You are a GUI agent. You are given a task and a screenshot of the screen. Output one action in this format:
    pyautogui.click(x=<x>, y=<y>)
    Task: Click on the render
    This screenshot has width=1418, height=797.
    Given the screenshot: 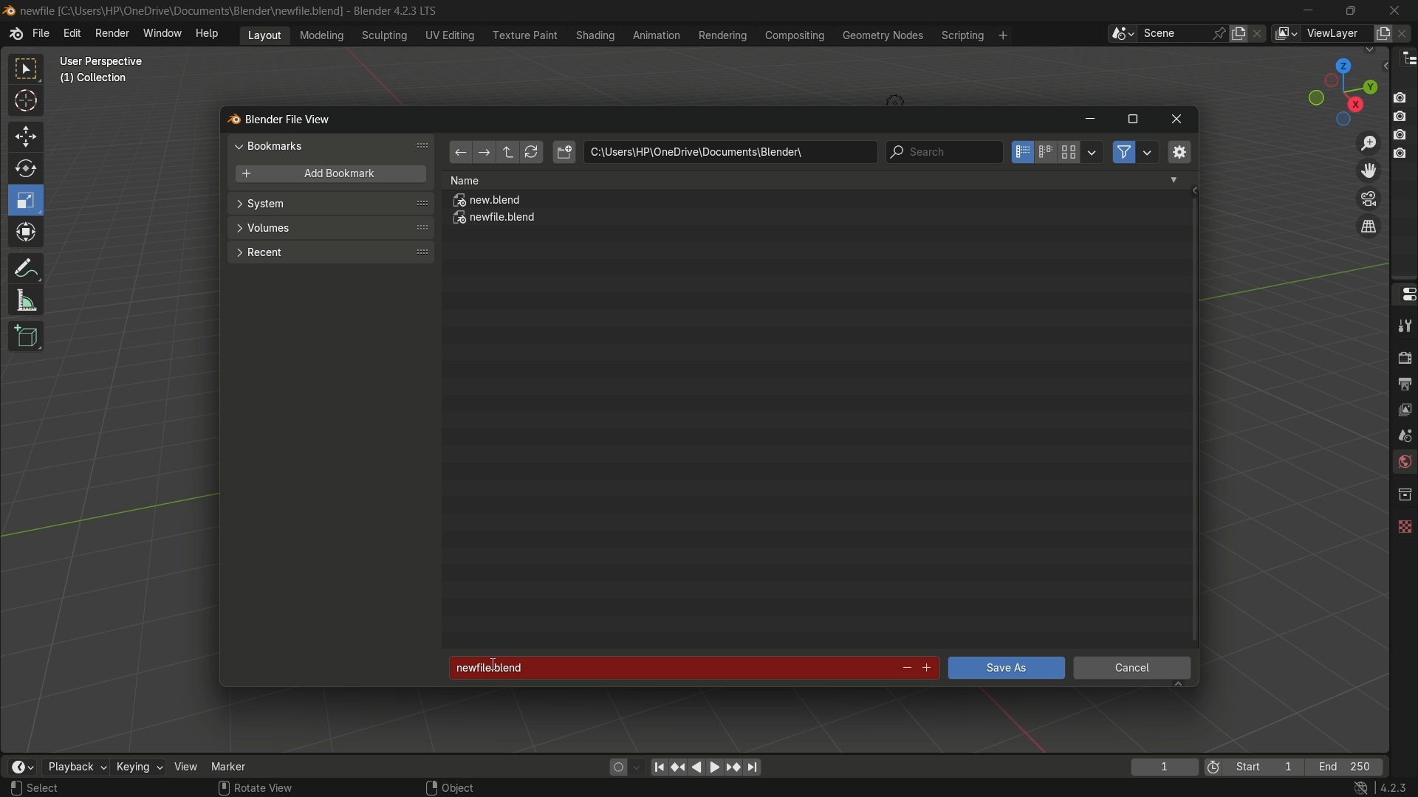 What is the action you would take?
    pyautogui.click(x=1402, y=356)
    